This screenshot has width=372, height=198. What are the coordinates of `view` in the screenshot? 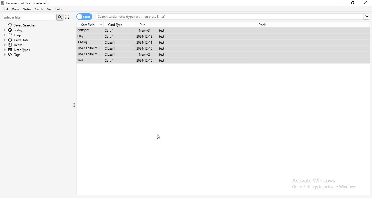 It's located at (16, 9).